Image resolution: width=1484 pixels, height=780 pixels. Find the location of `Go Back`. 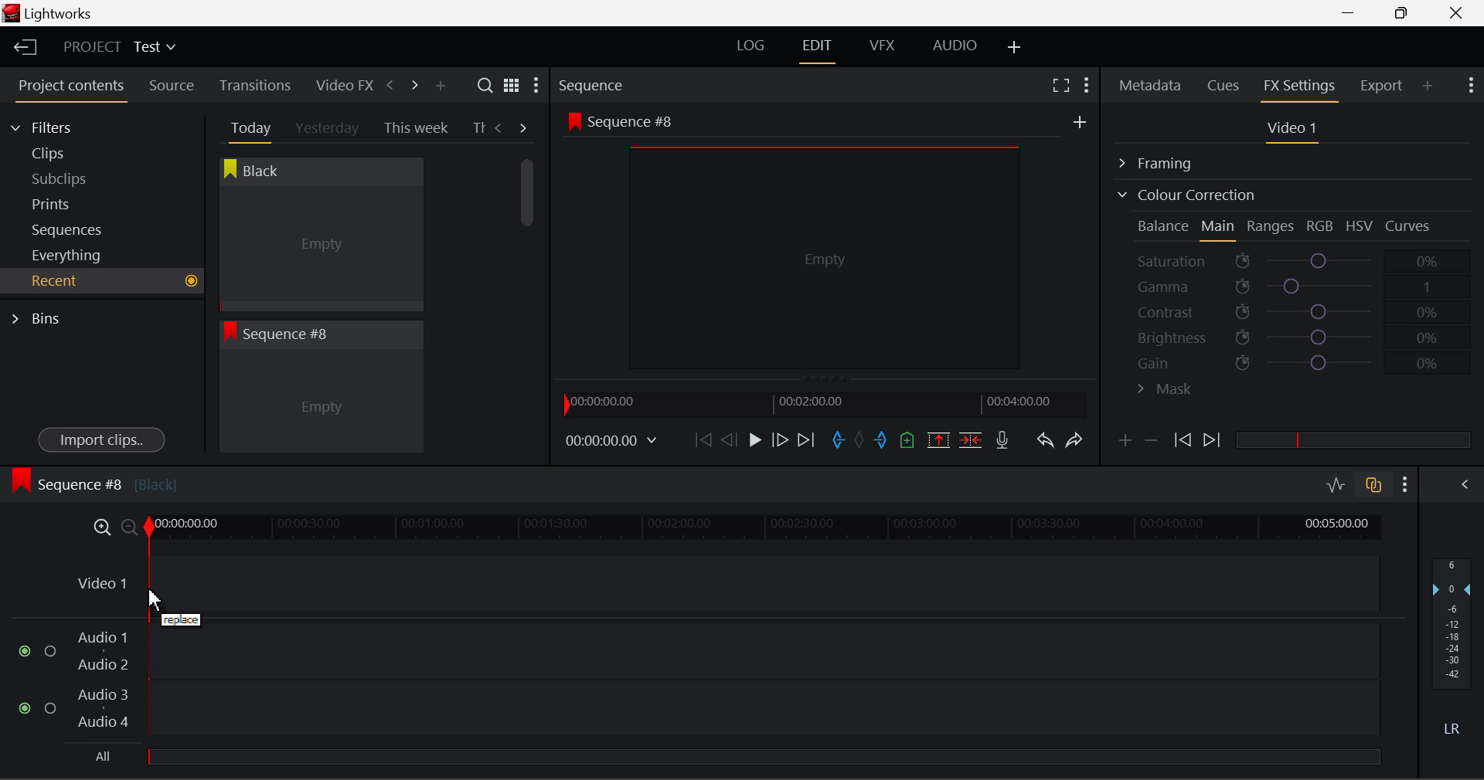

Go Back is located at coordinates (731, 439).